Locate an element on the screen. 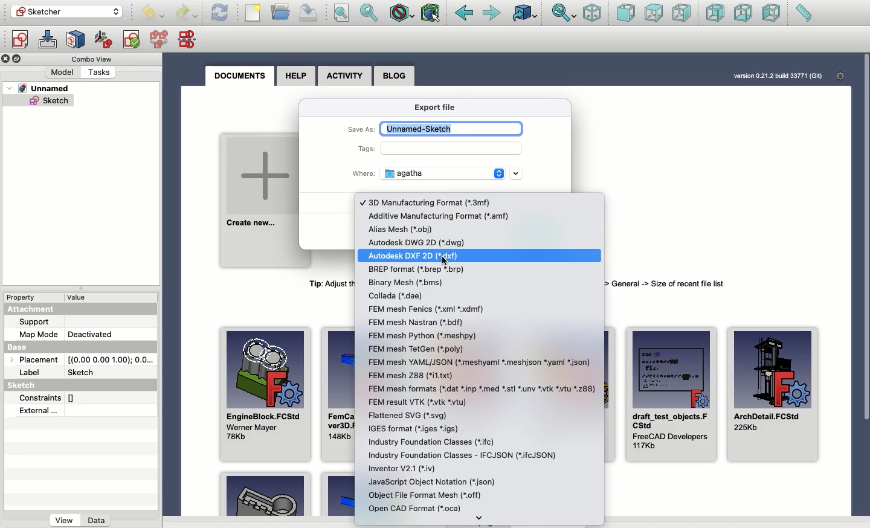  value is located at coordinates (79, 298).